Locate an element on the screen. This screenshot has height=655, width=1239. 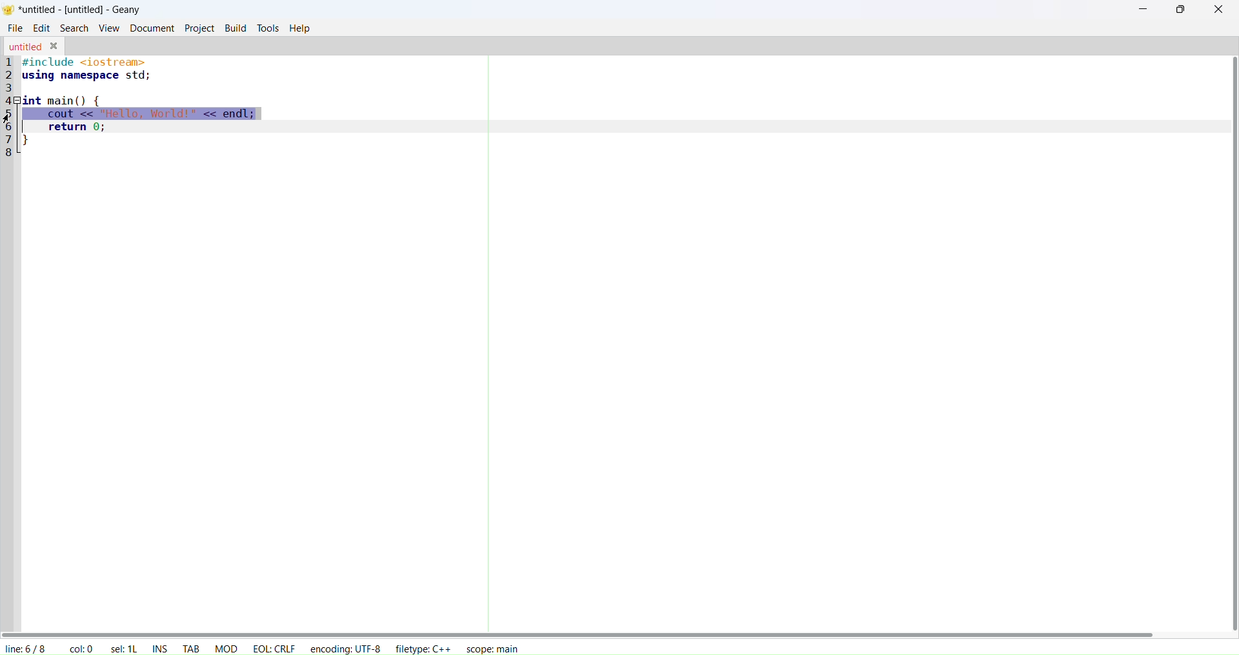
document is located at coordinates (153, 27).